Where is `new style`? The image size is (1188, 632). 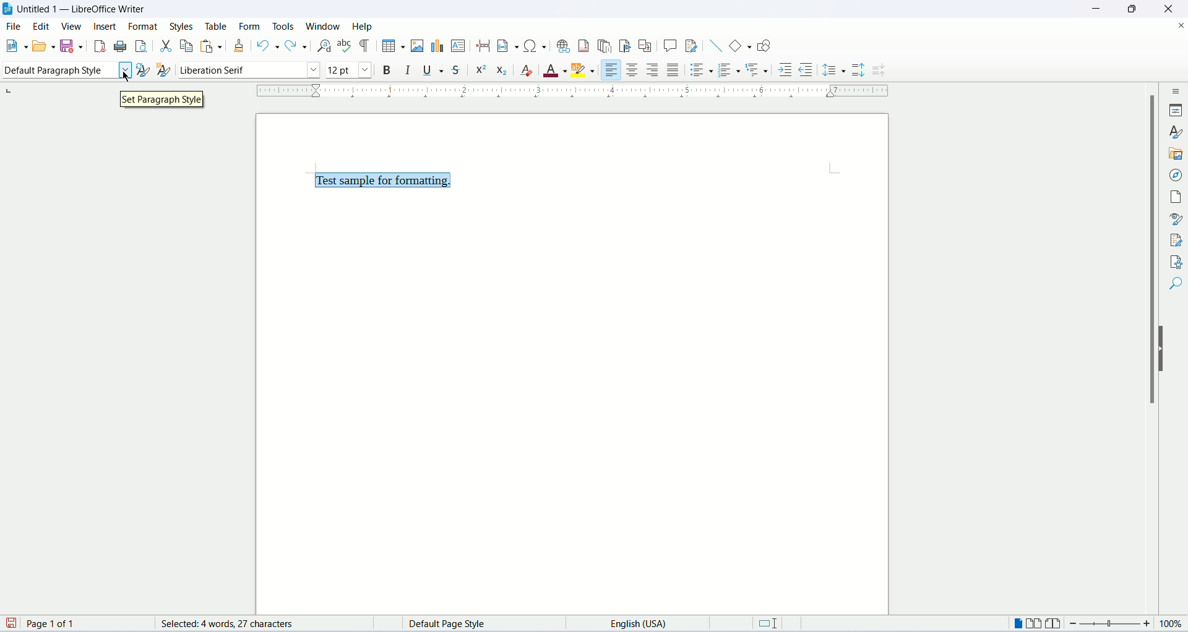
new style is located at coordinates (165, 70).